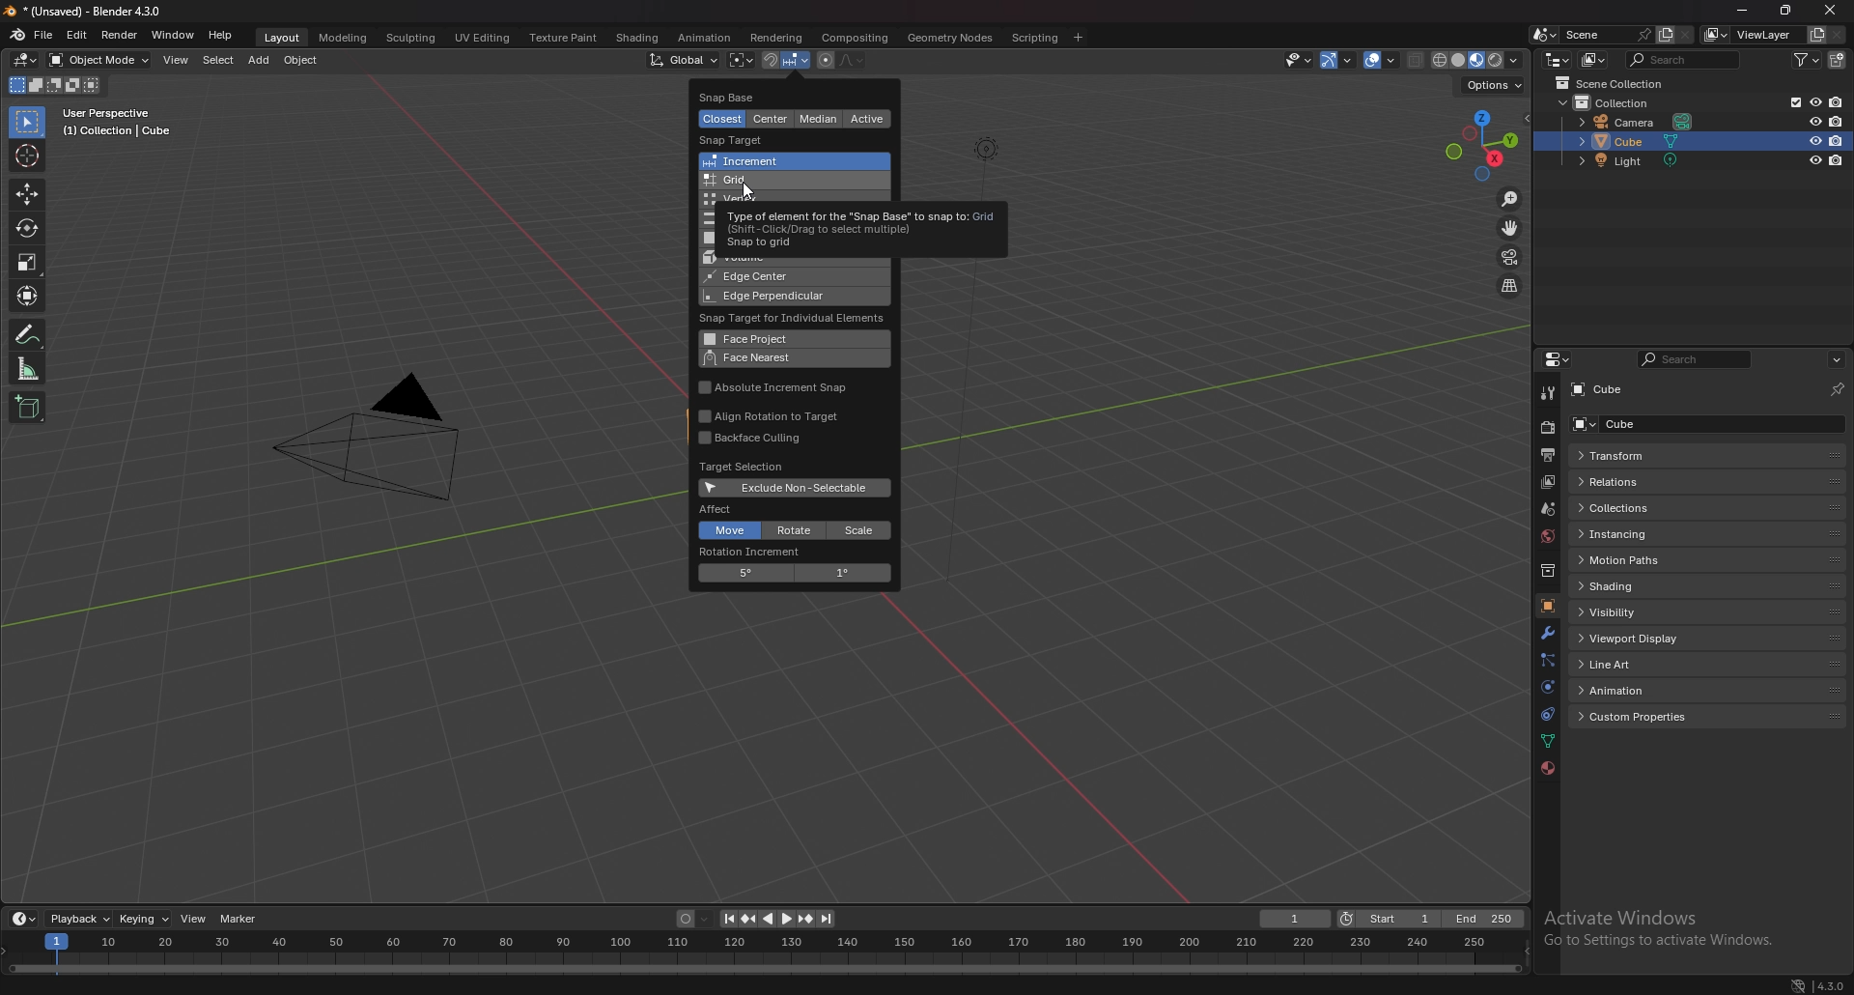 Image resolution: width=1854 pixels, height=995 pixels. What do you see at coordinates (1511, 200) in the screenshot?
I see `zoom` at bounding box center [1511, 200].